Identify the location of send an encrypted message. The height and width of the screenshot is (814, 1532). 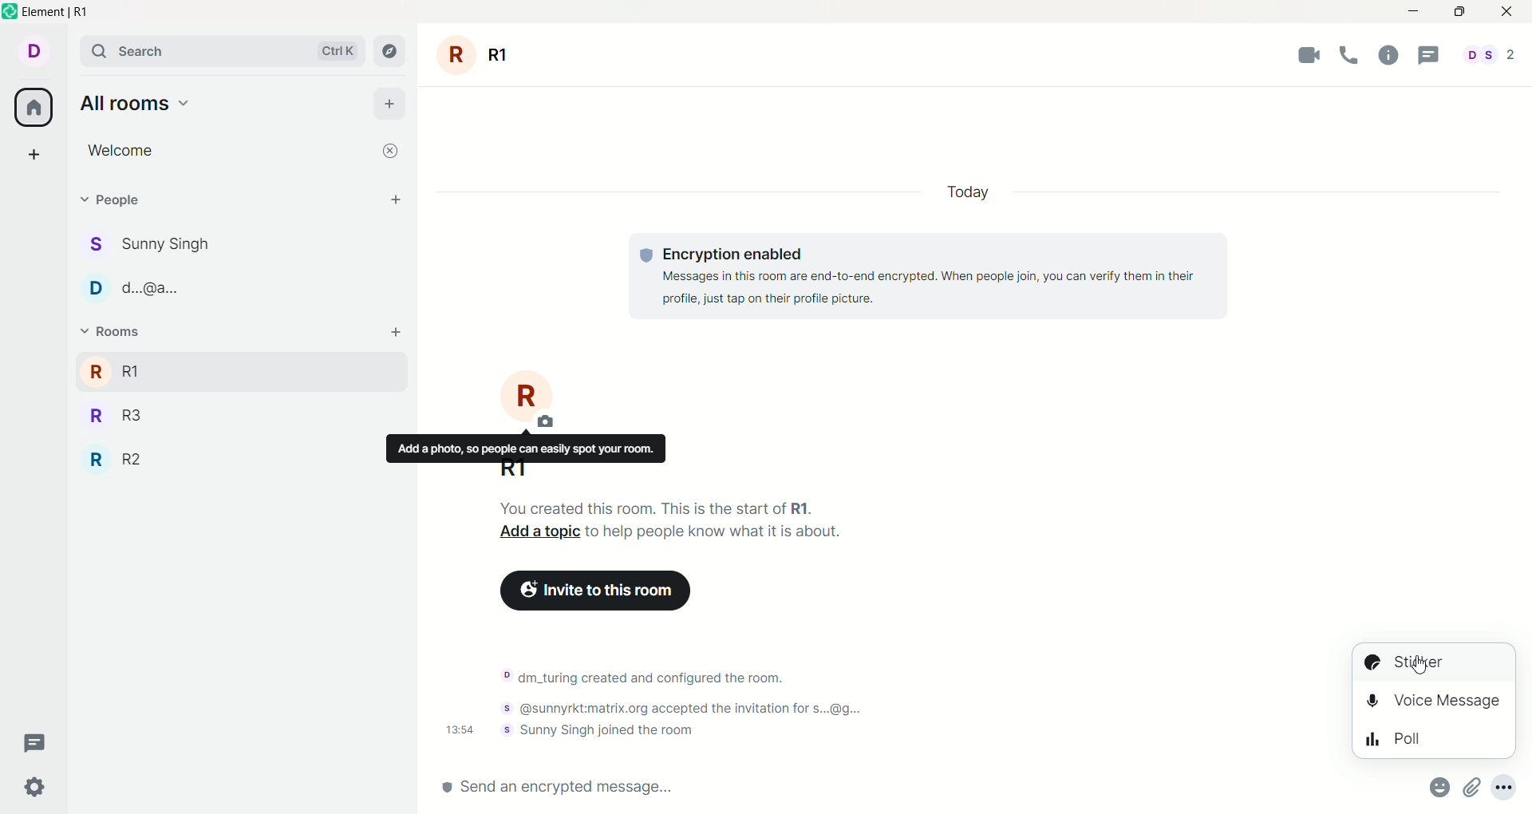
(884, 788).